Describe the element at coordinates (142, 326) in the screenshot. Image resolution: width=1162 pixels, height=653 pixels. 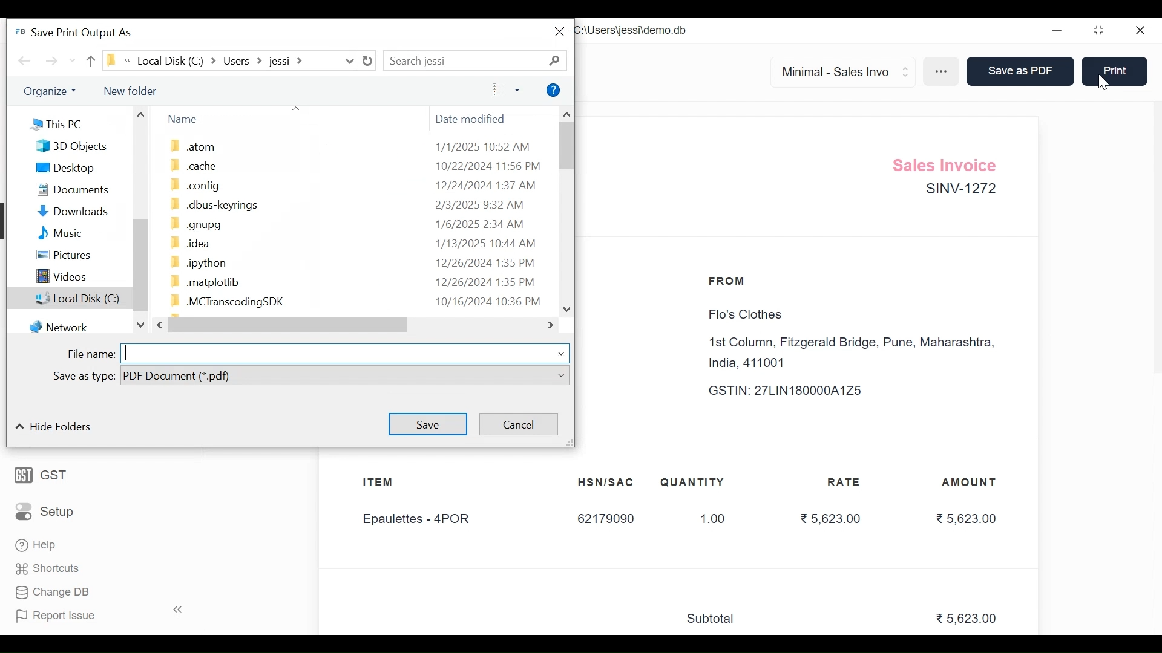
I see `Scroll down` at that location.